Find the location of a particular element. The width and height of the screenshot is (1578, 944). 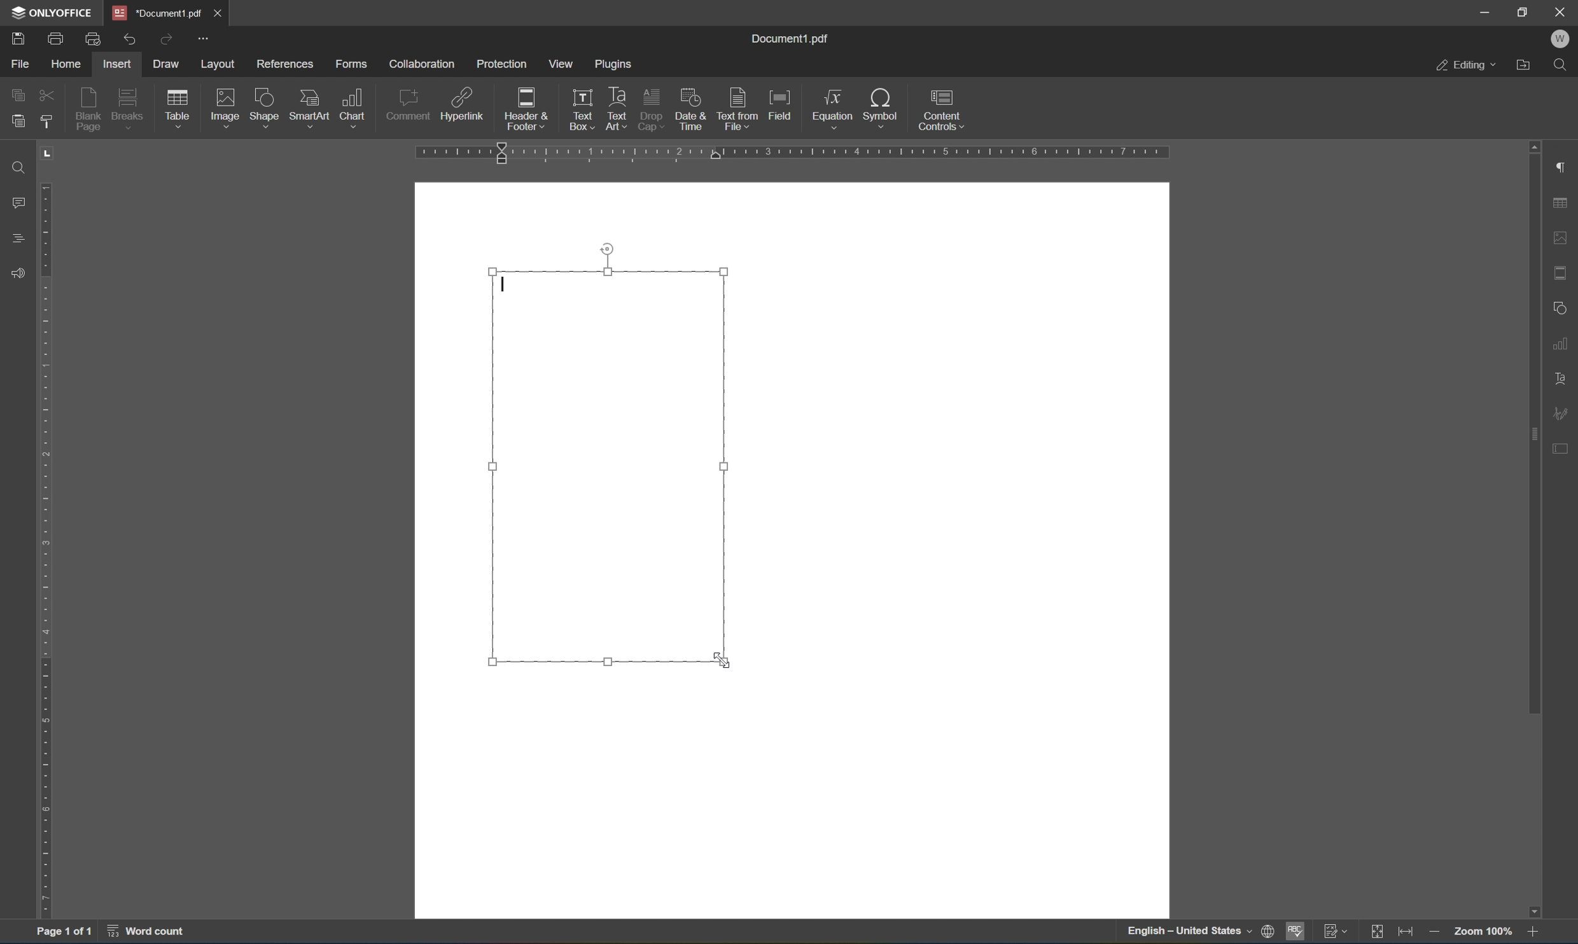

More is located at coordinates (204, 38).